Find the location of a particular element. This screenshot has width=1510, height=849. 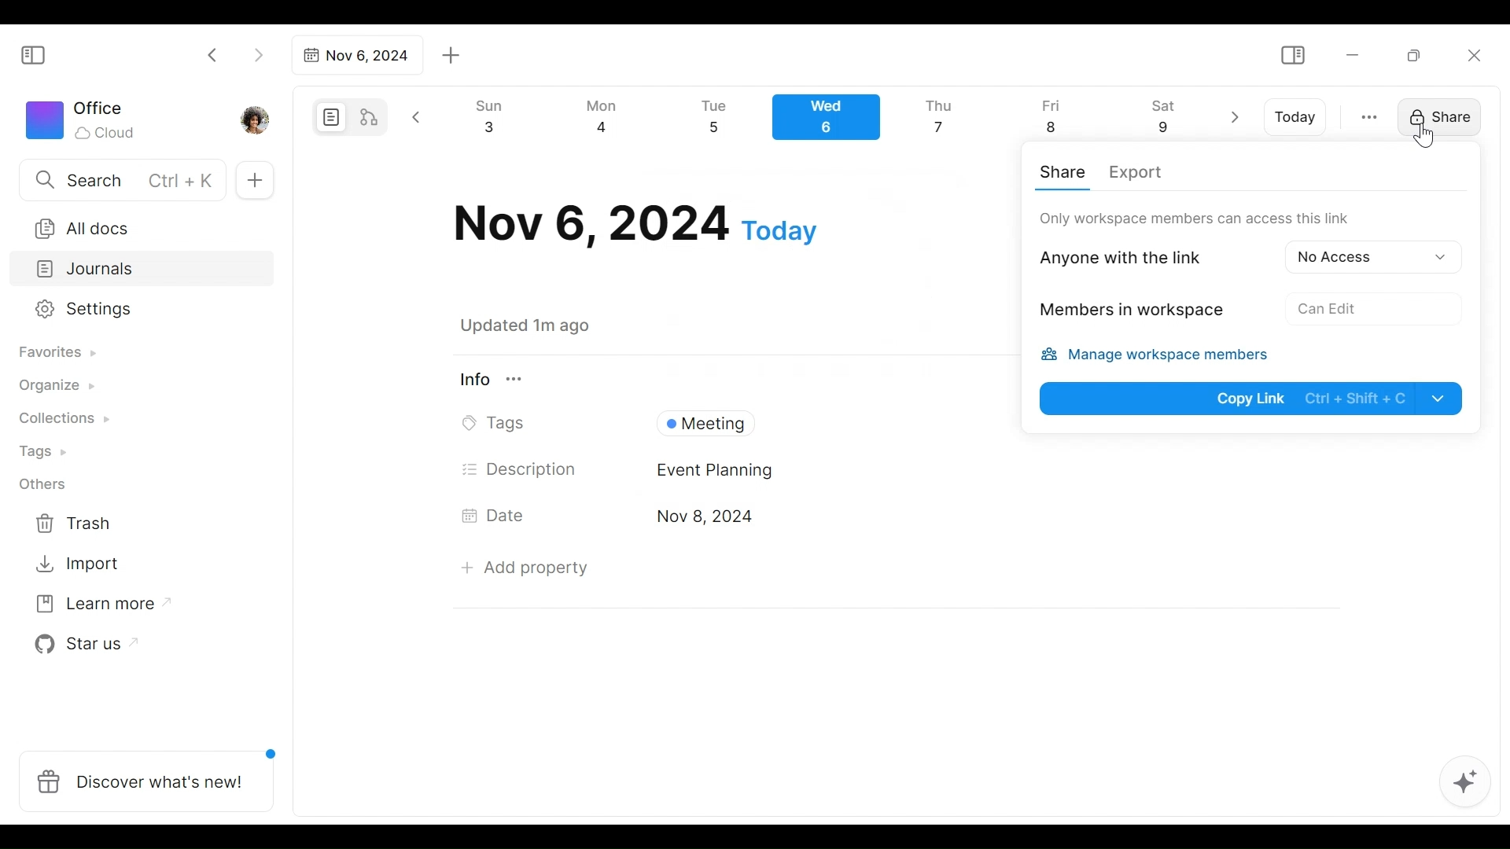

Anyone with thelink is located at coordinates (1134, 256).